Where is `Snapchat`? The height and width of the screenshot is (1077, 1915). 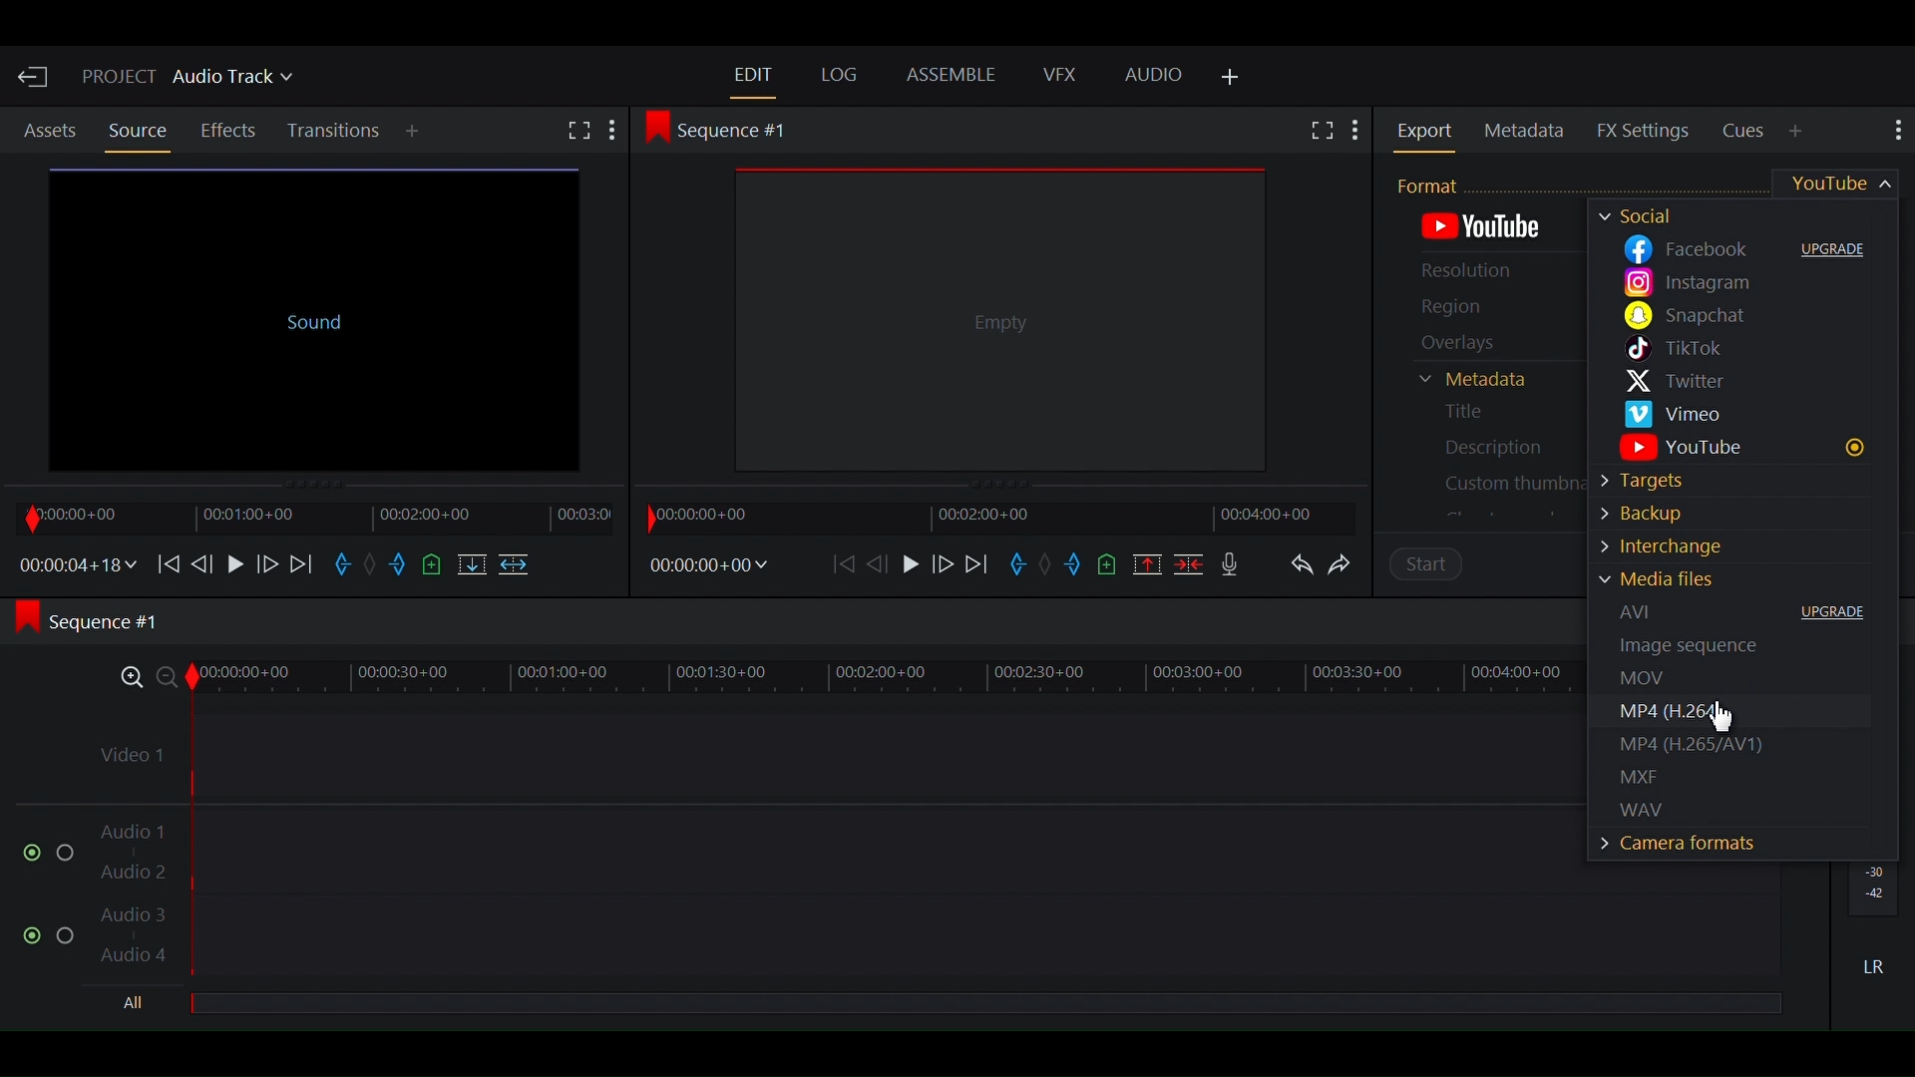
Snapchat is located at coordinates (1738, 316).